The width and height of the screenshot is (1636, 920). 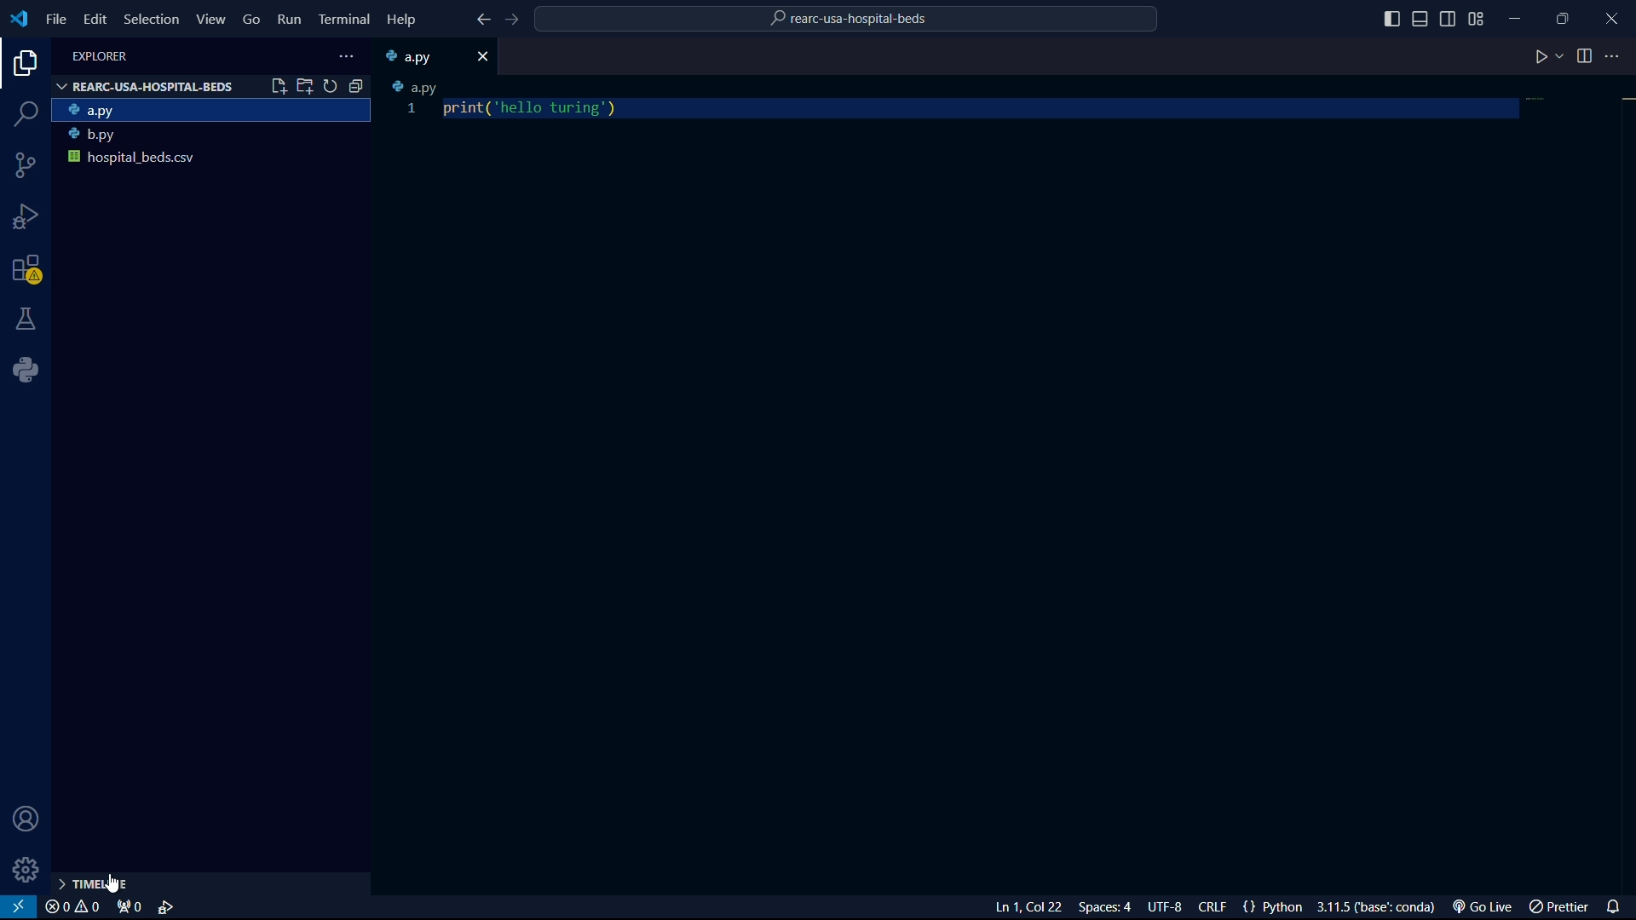 I want to click on close app, so click(x=1611, y=16).